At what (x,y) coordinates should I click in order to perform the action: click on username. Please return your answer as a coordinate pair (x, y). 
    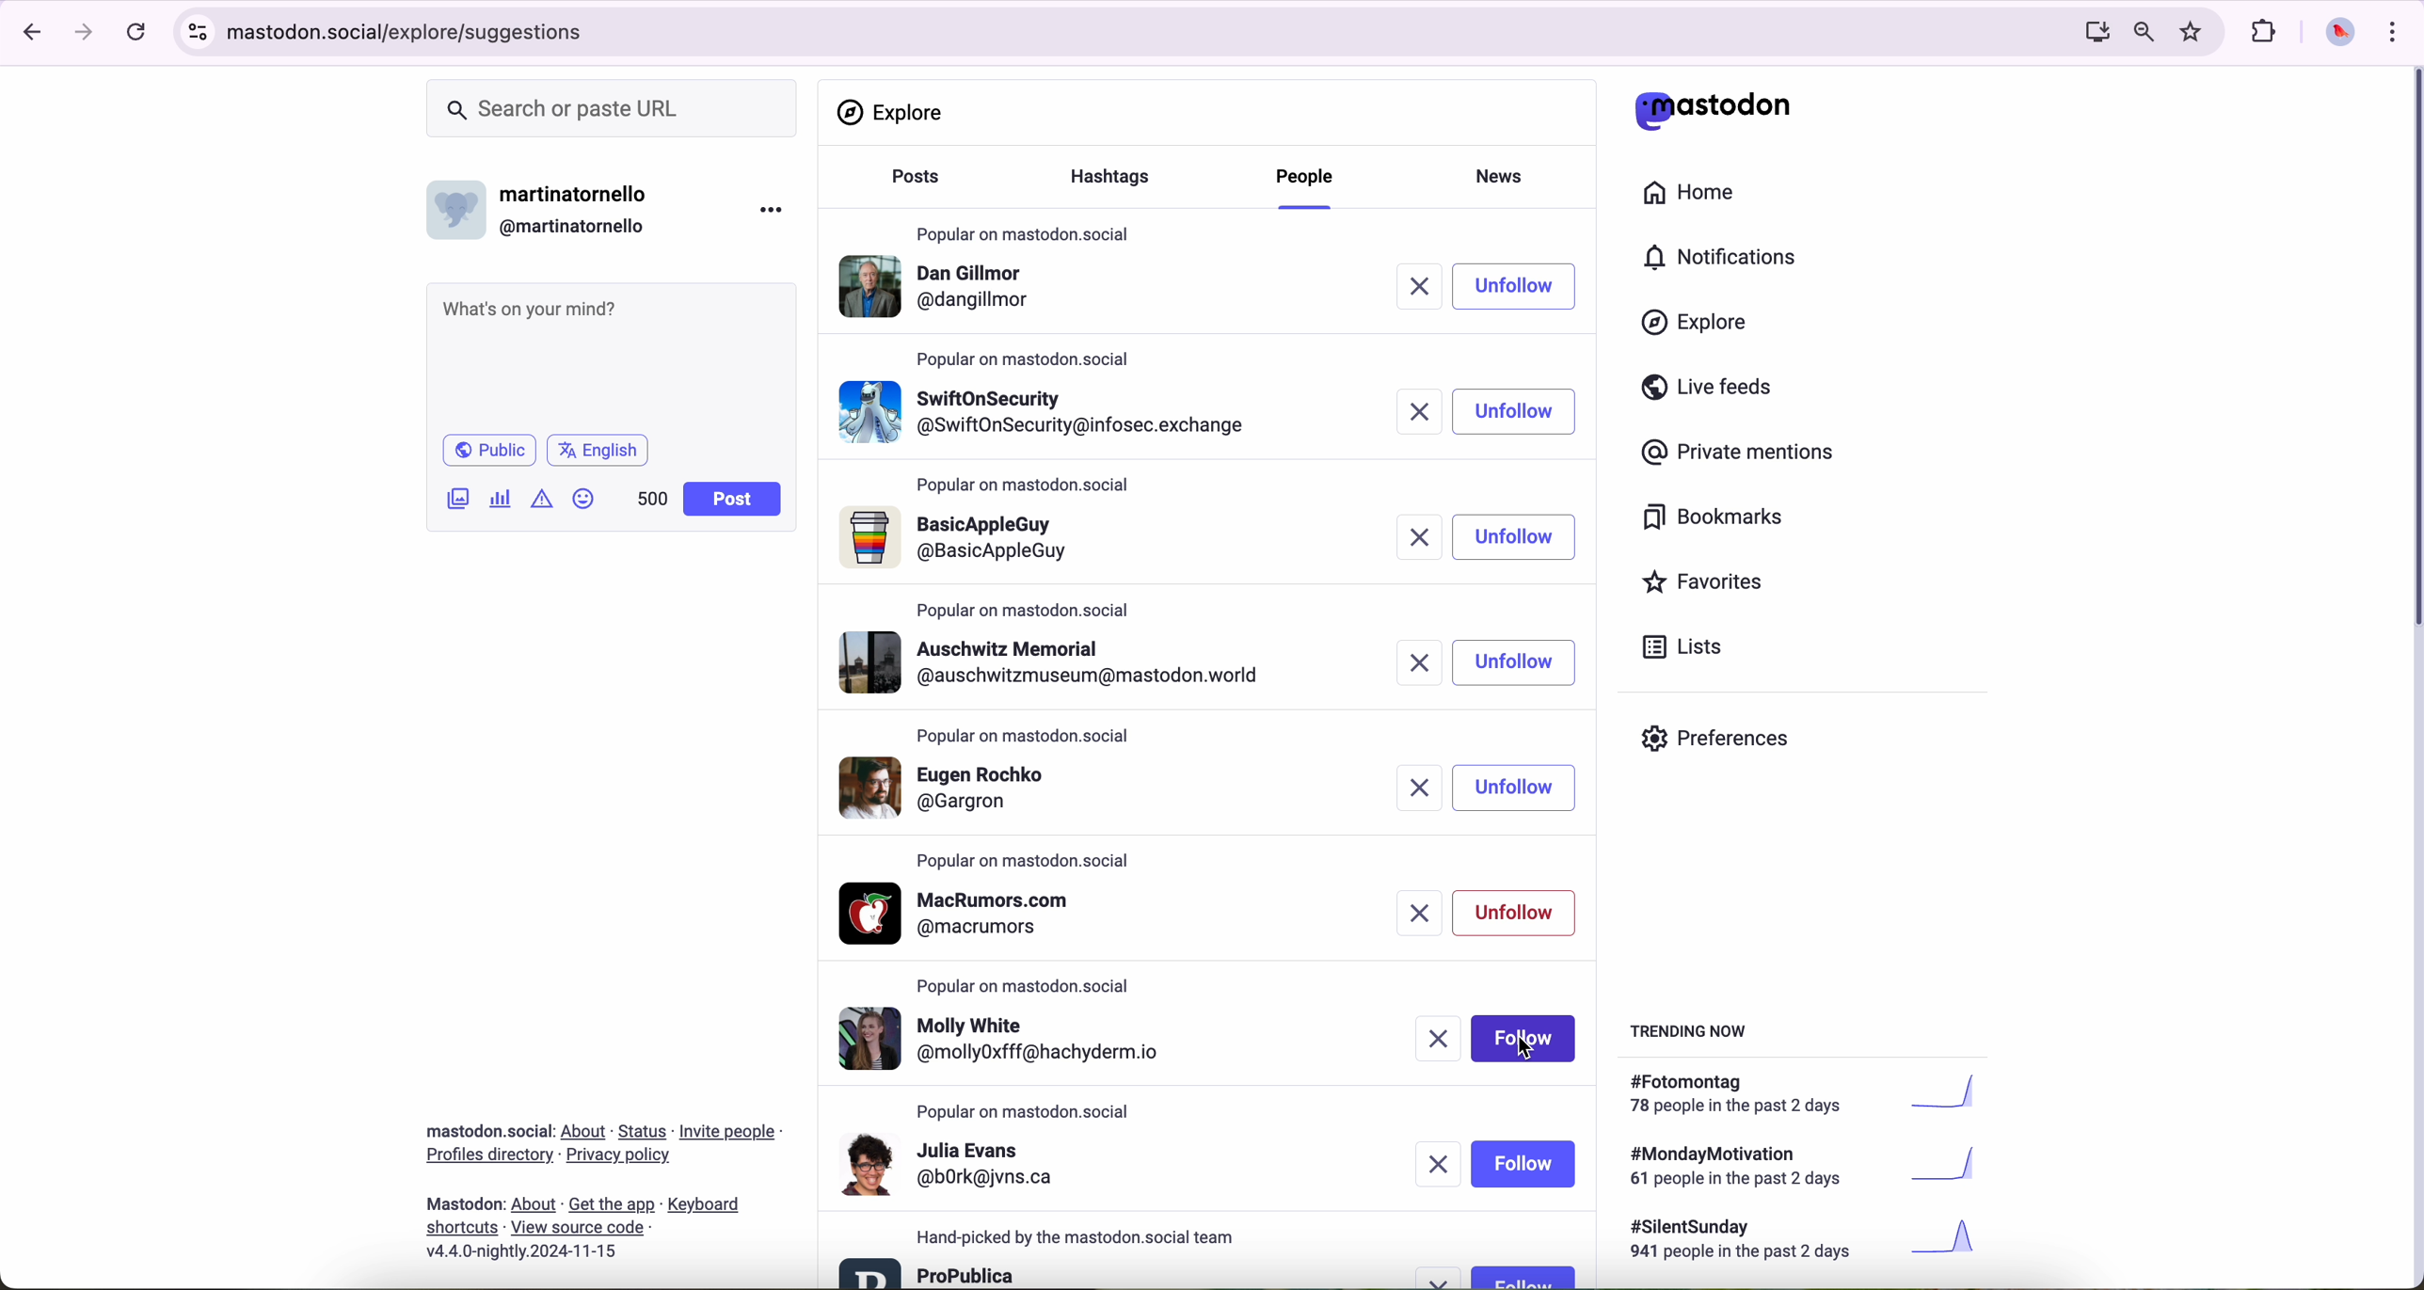
    Looking at the image, I should click on (547, 205).